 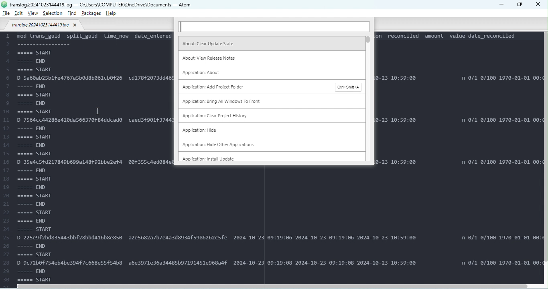 What do you see at coordinates (274, 27) in the screenshot?
I see `Search bar` at bounding box center [274, 27].